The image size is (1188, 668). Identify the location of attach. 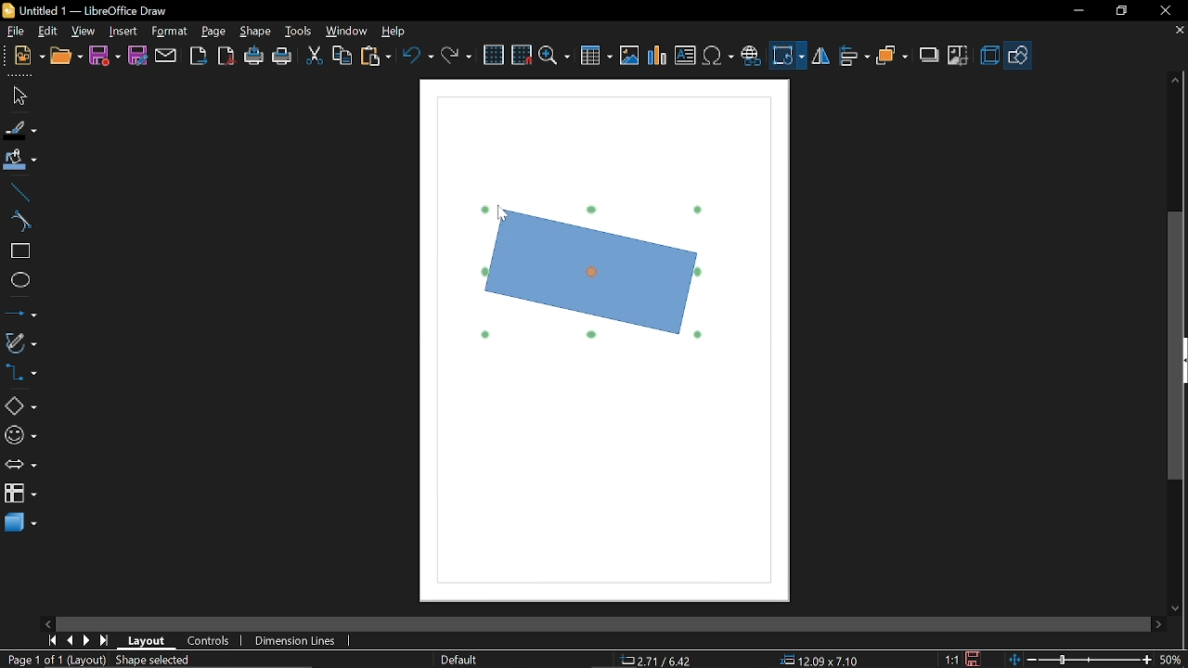
(166, 56).